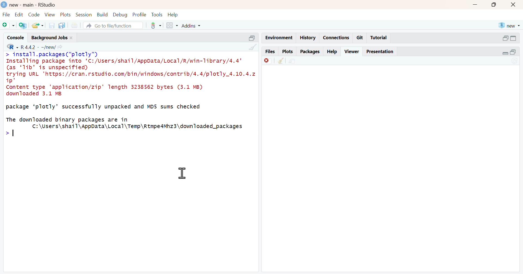  Describe the element at coordinates (63, 25) in the screenshot. I see `save all open documents` at that location.